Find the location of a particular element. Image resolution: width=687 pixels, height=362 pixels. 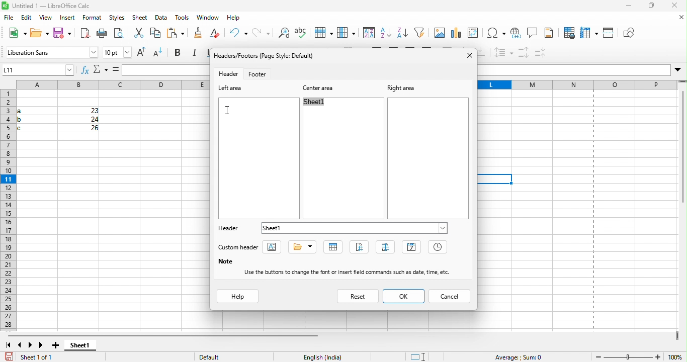

window is located at coordinates (206, 19).